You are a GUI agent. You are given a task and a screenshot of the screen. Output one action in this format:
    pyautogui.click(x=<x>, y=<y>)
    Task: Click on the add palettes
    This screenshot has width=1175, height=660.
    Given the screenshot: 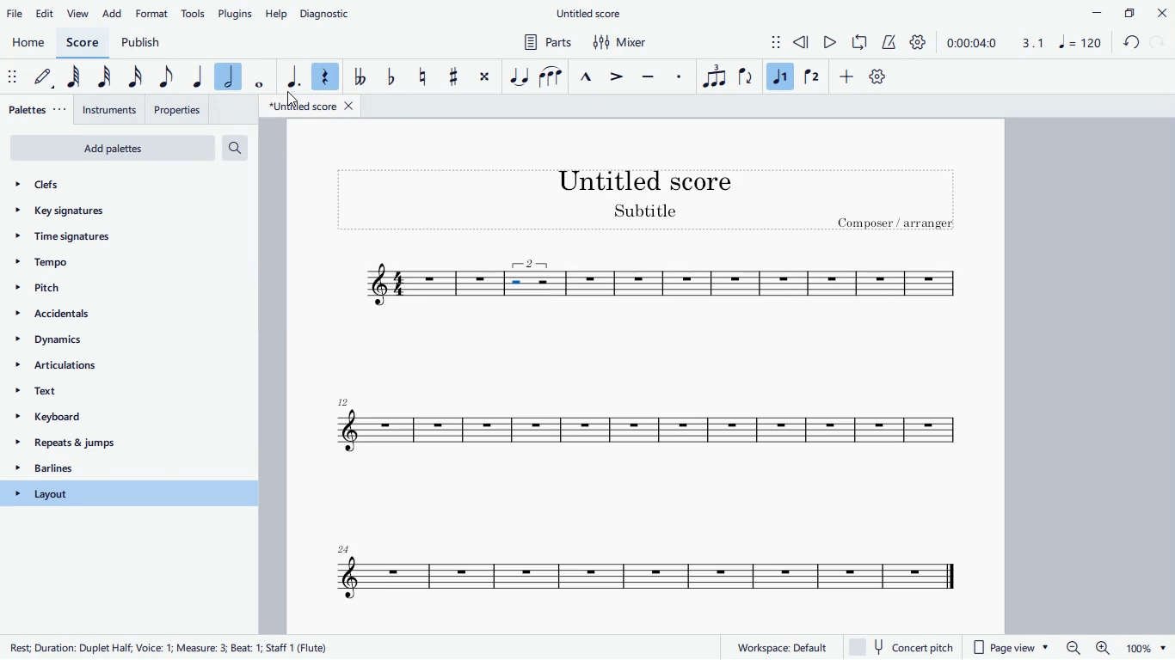 What is the action you would take?
    pyautogui.click(x=113, y=150)
    